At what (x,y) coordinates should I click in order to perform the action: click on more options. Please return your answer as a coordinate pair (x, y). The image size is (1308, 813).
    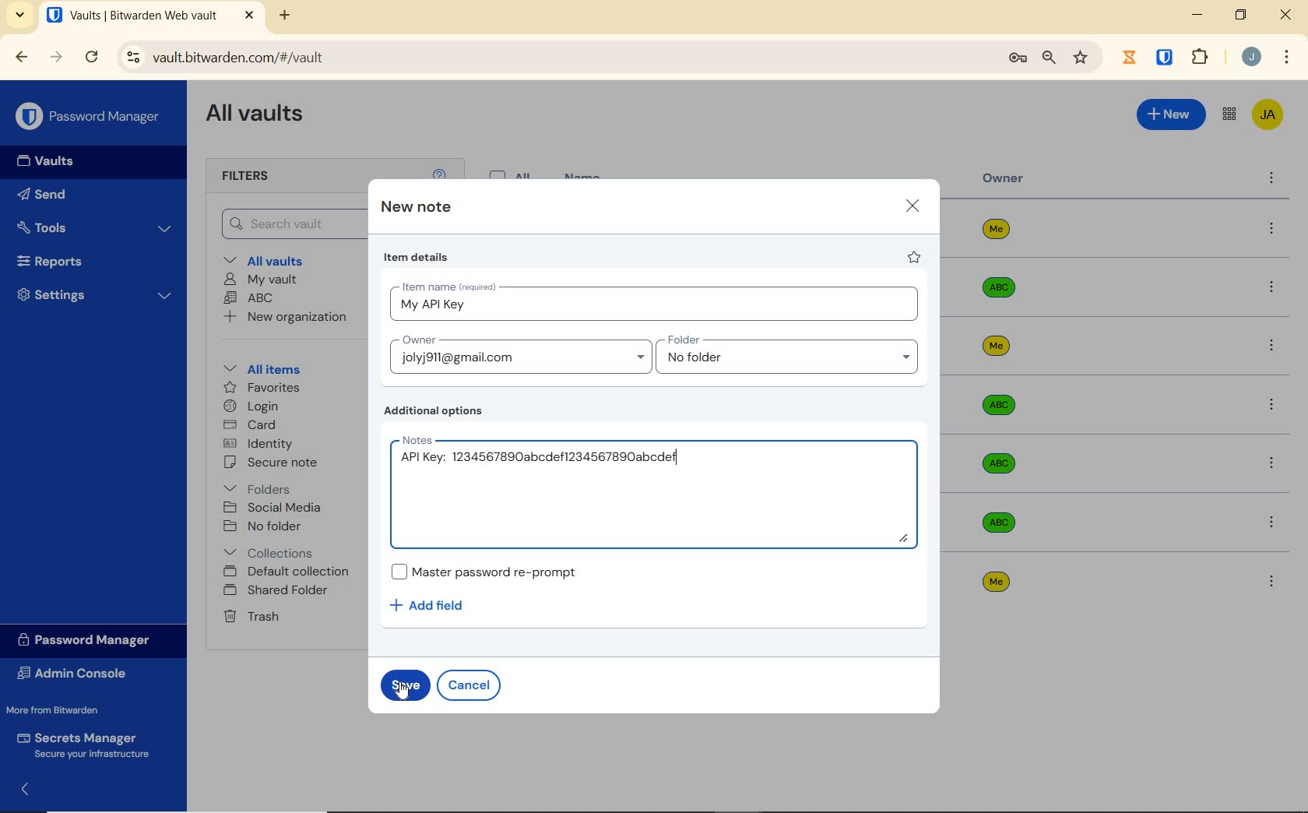
    Looking at the image, I should click on (1272, 230).